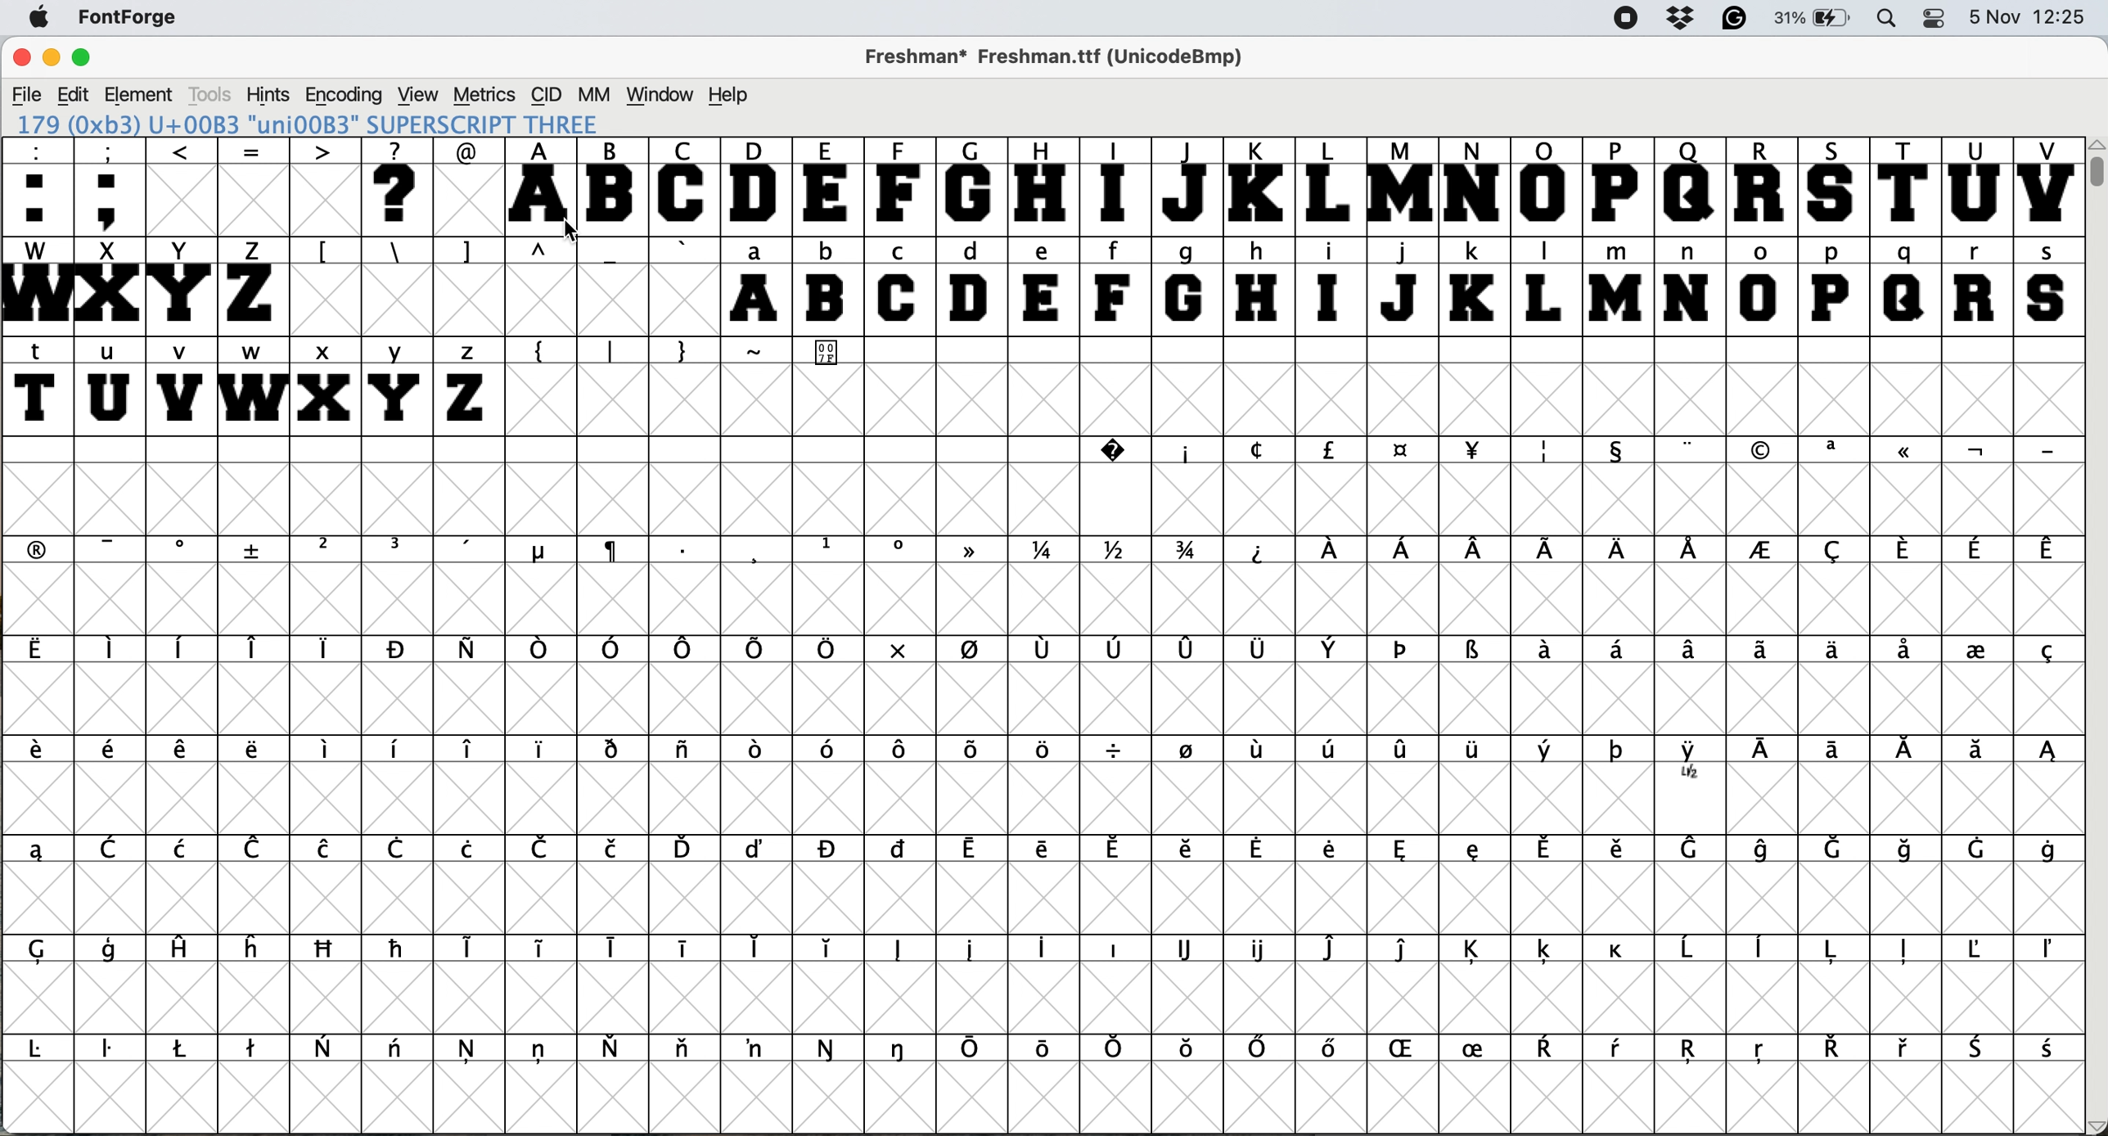  I want to click on symbol, so click(470, 751).